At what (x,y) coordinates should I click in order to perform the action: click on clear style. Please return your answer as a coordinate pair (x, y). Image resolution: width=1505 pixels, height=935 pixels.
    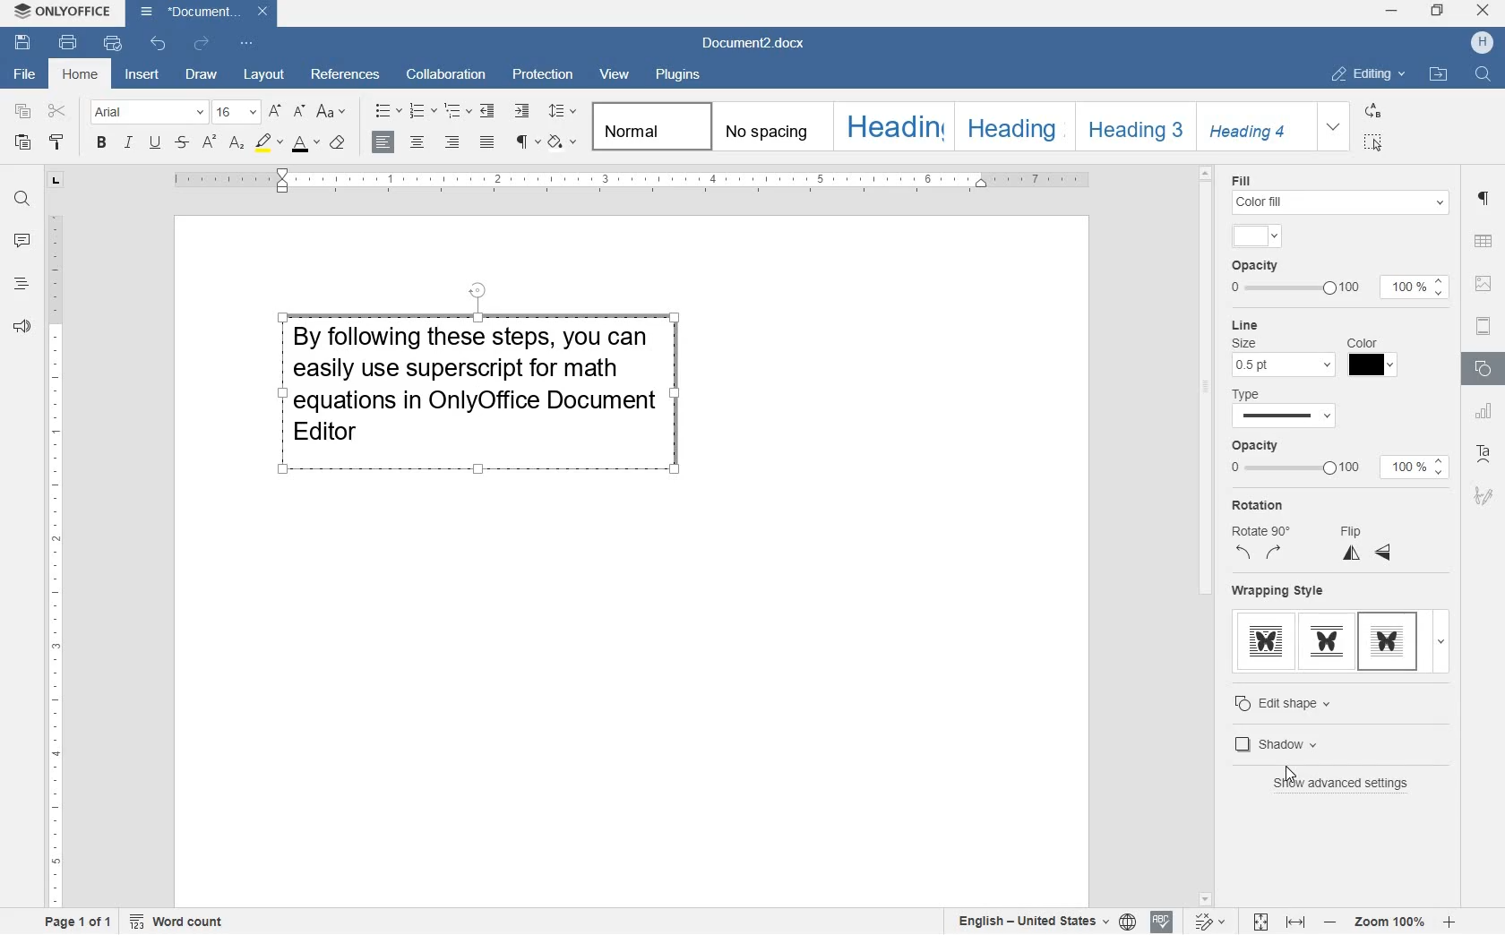
    Looking at the image, I should click on (338, 143).